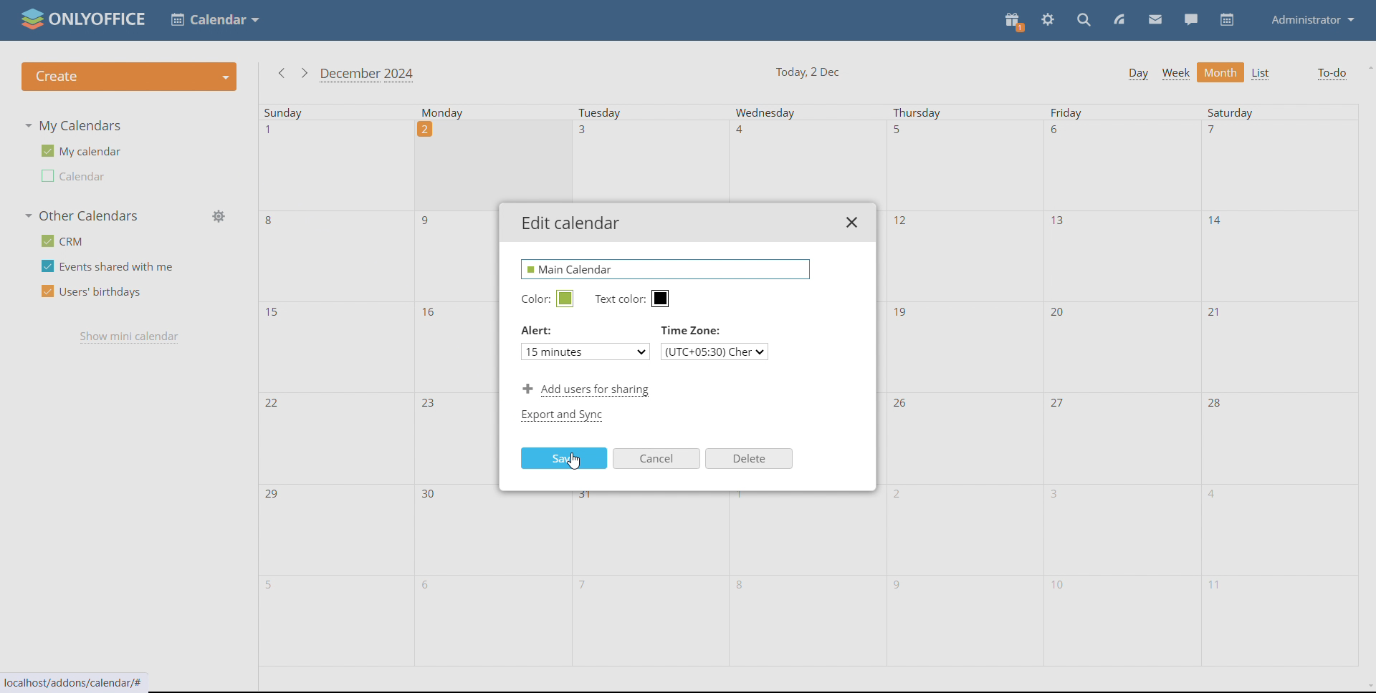 This screenshot has height=693, width=1376. Describe the element at coordinates (540, 329) in the screenshot. I see `Alert` at that location.